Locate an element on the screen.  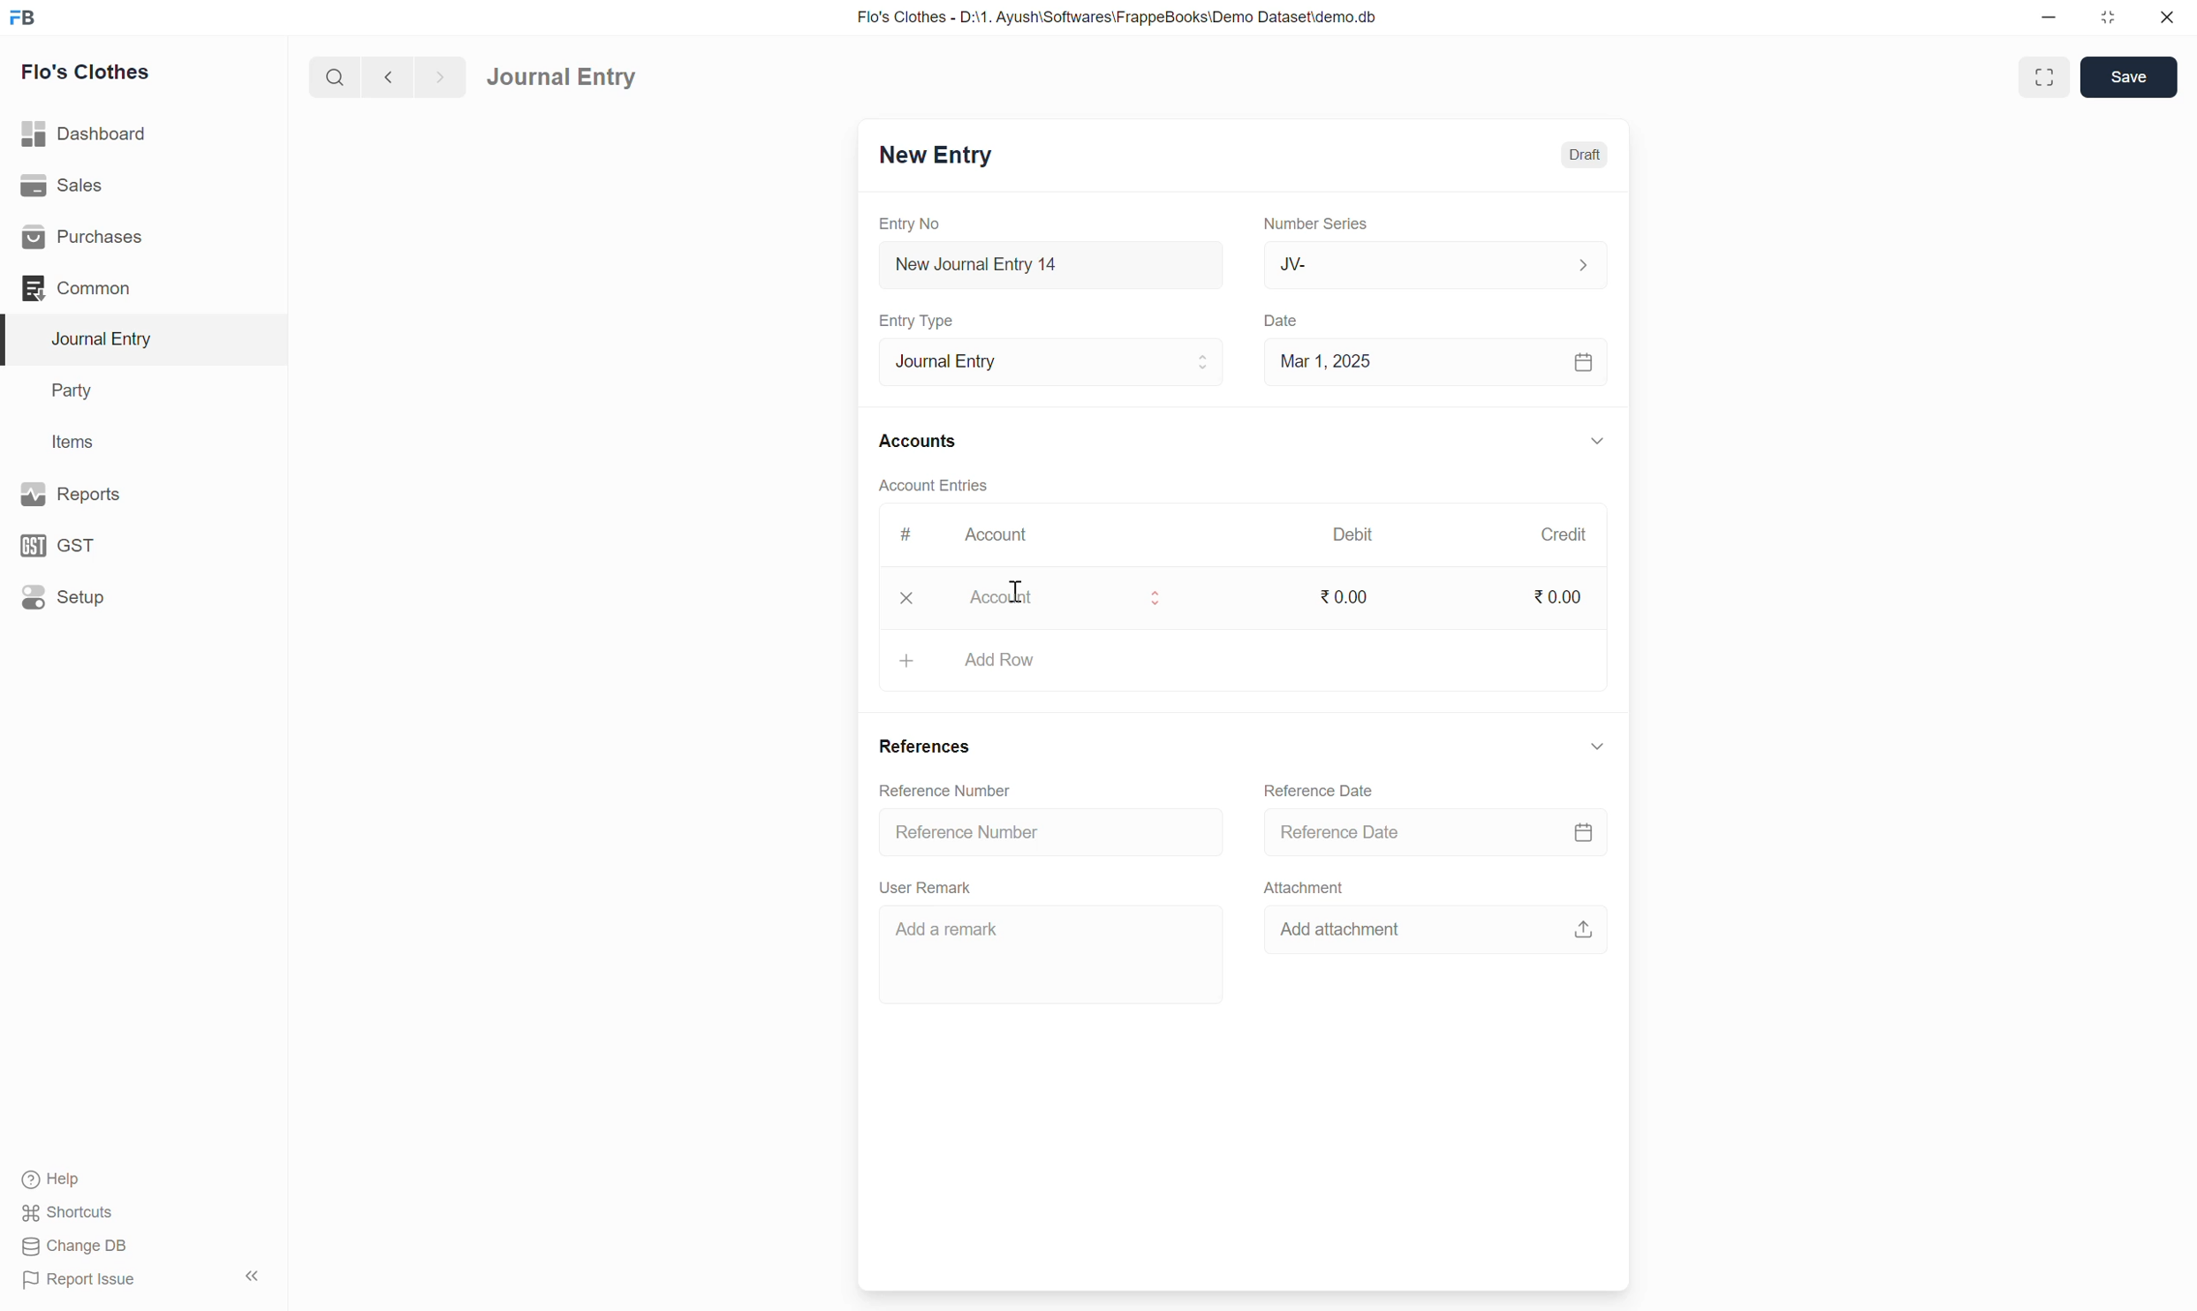
Accounts is located at coordinates (920, 438).